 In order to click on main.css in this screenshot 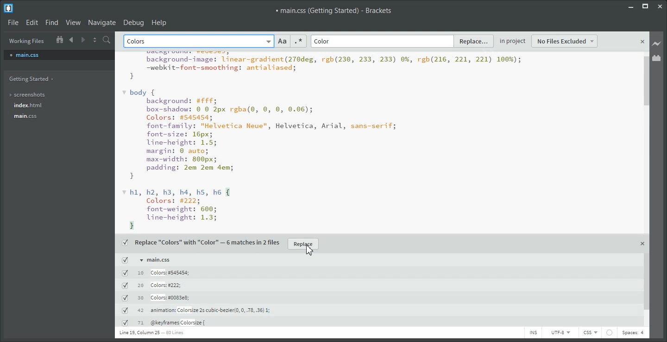, I will do `click(147, 260)`.